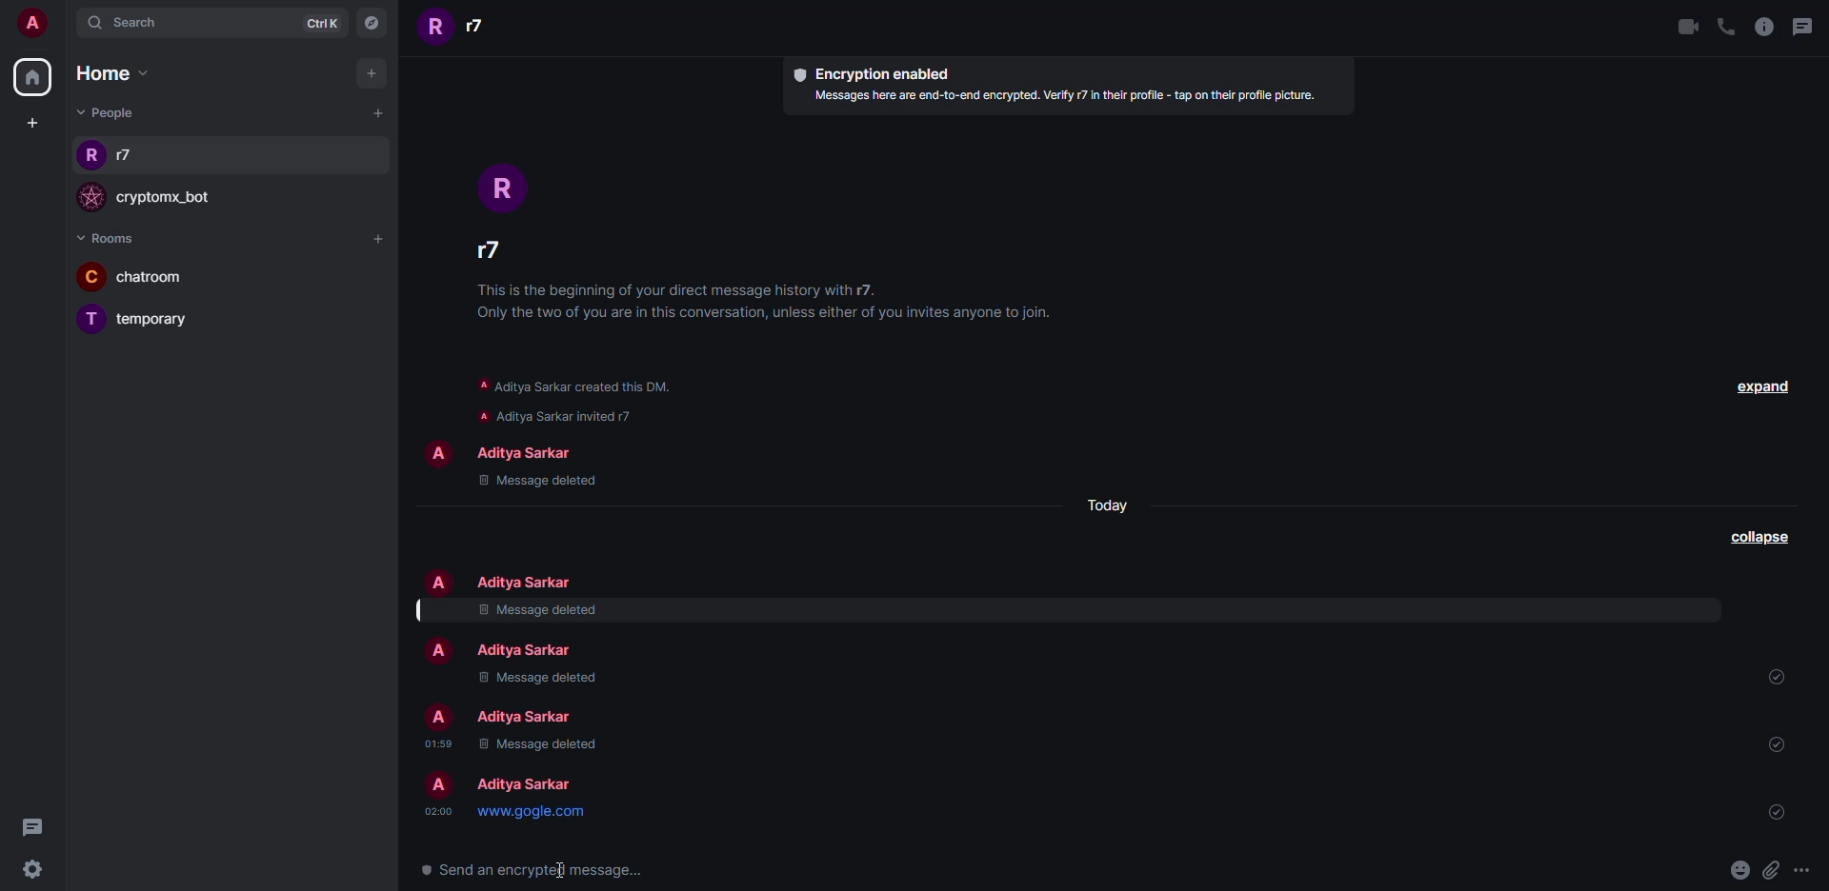 The width and height of the screenshot is (1829, 891). Describe the element at coordinates (320, 22) in the screenshot. I see `ctrlK` at that location.